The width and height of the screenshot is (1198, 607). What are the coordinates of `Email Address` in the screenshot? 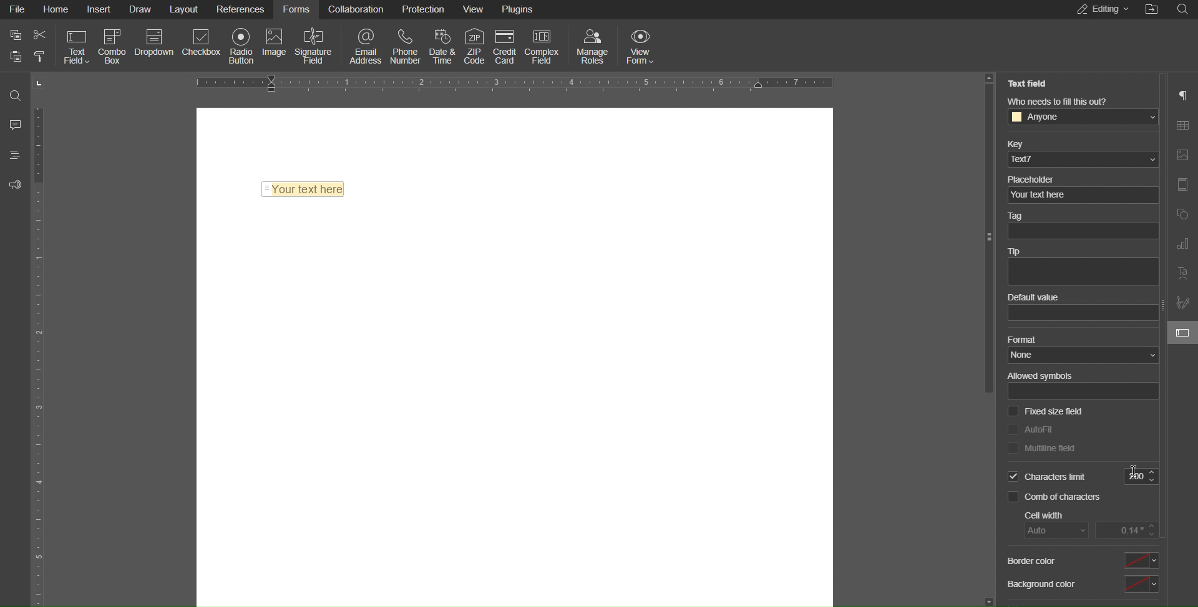 It's located at (366, 44).